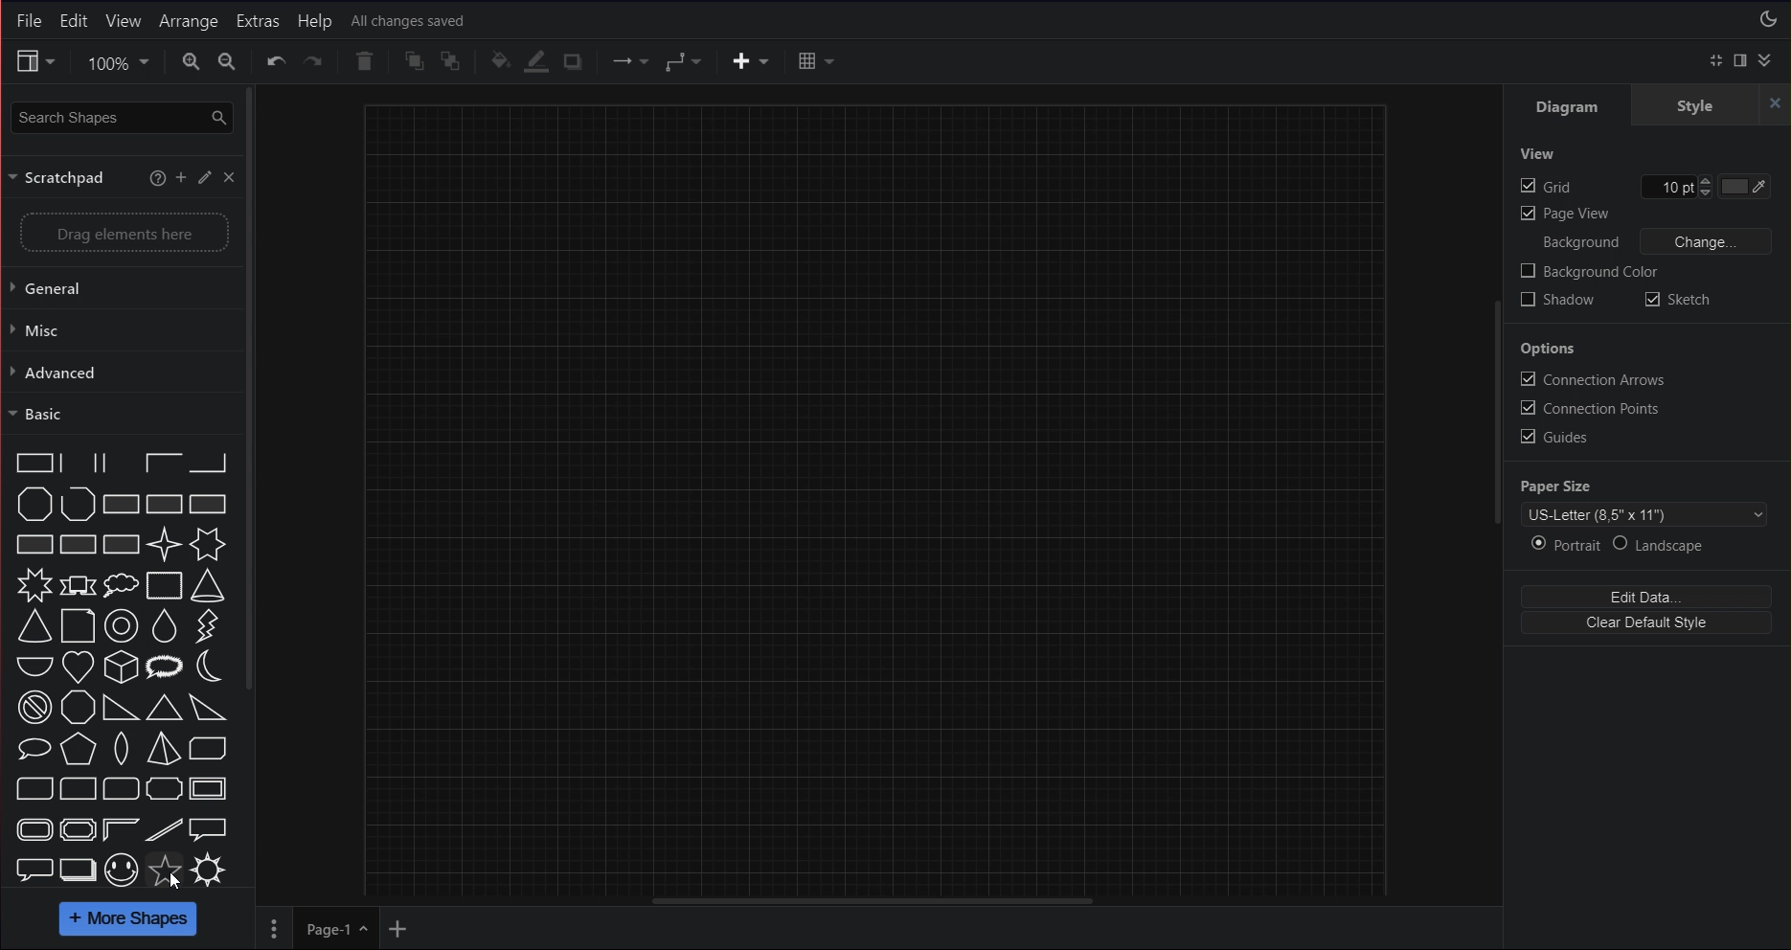 Image resolution: width=1791 pixels, height=950 pixels. I want to click on Style, so click(1695, 104).